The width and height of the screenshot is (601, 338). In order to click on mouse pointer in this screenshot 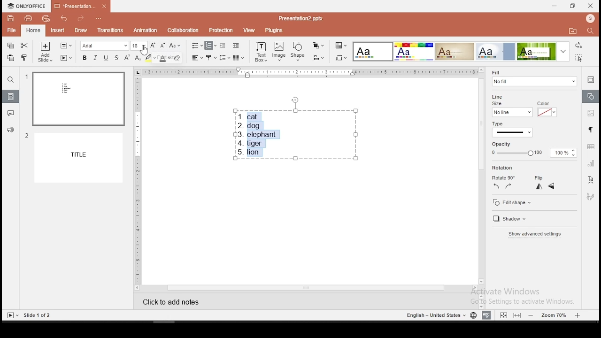, I will do `click(145, 50)`.